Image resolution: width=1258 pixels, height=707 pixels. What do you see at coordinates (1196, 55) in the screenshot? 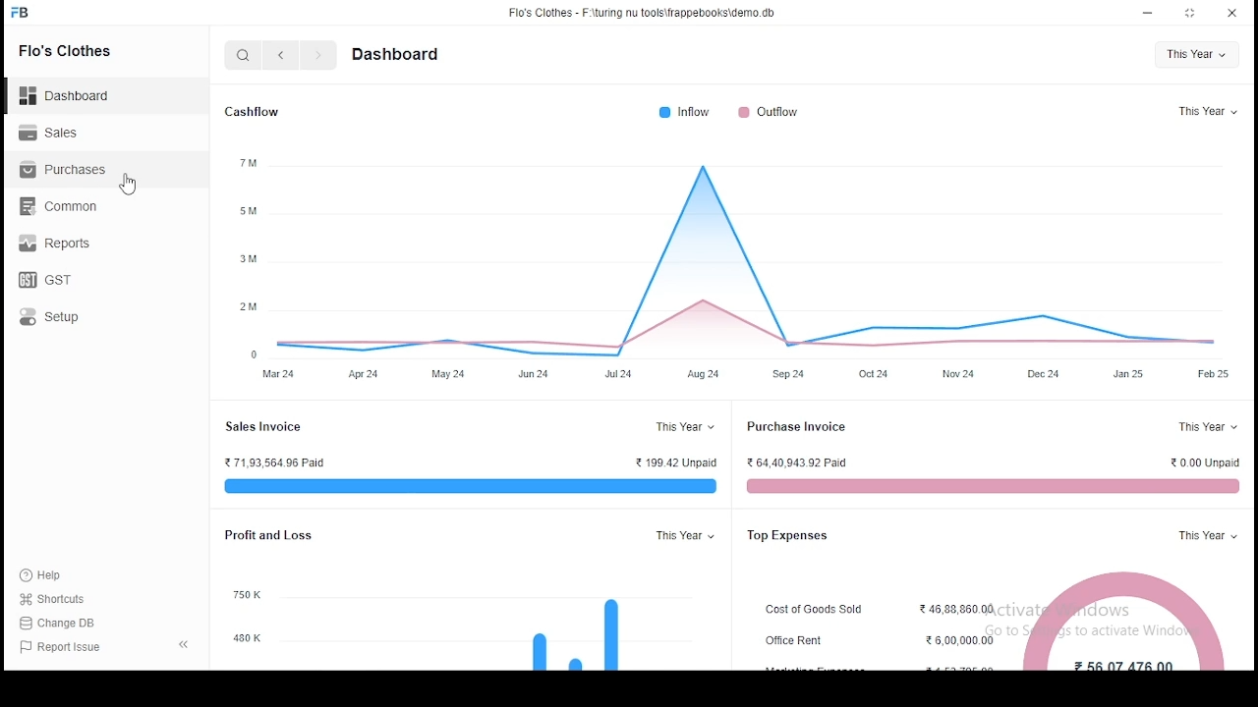
I see `this year` at bounding box center [1196, 55].